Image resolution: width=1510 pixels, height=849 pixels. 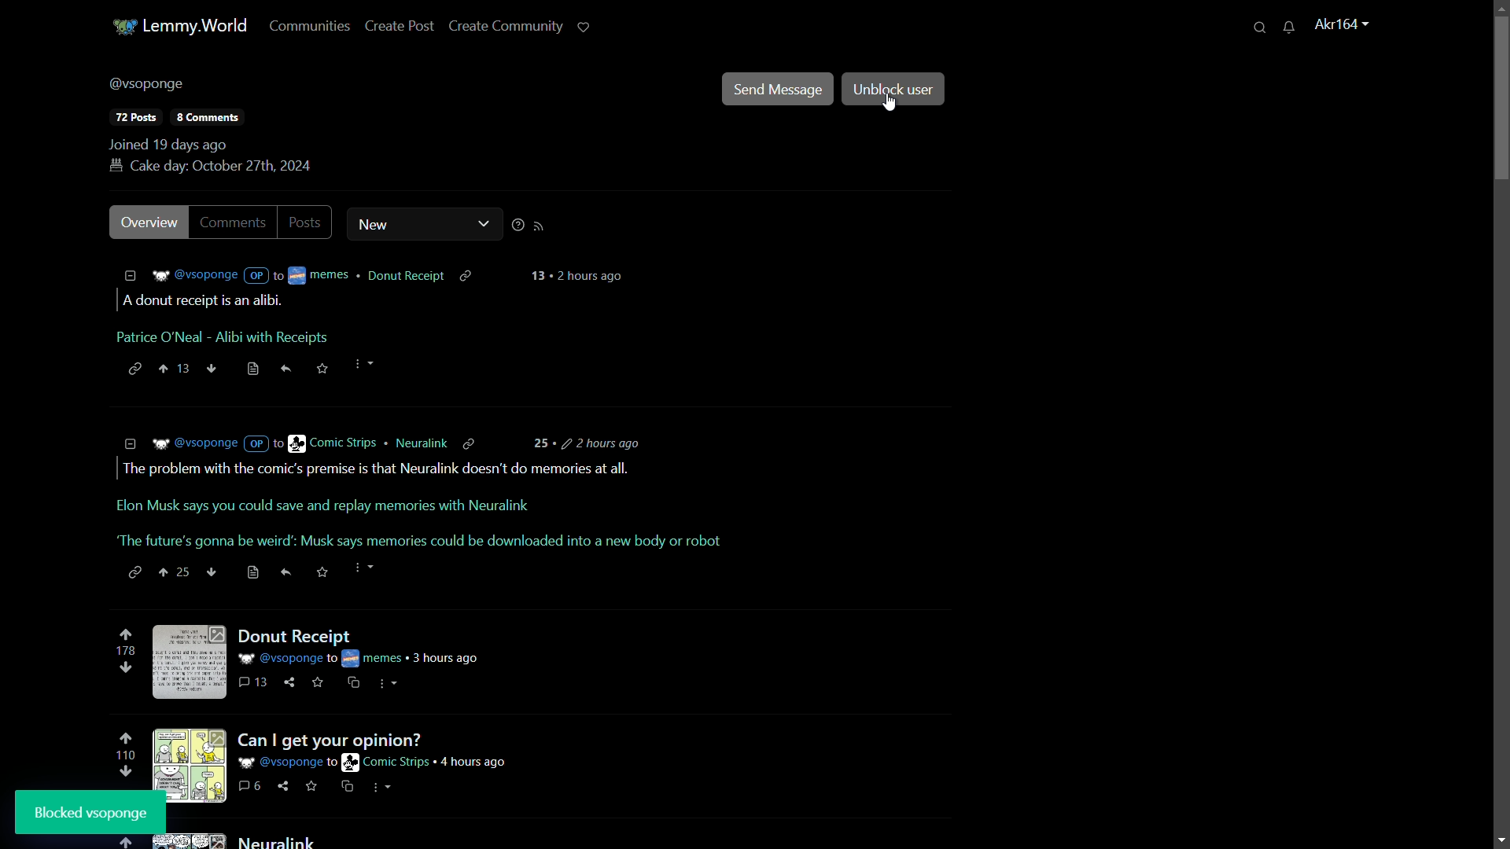 What do you see at coordinates (125, 741) in the screenshot?
I see `upvote` at bounding box center [125, 741].